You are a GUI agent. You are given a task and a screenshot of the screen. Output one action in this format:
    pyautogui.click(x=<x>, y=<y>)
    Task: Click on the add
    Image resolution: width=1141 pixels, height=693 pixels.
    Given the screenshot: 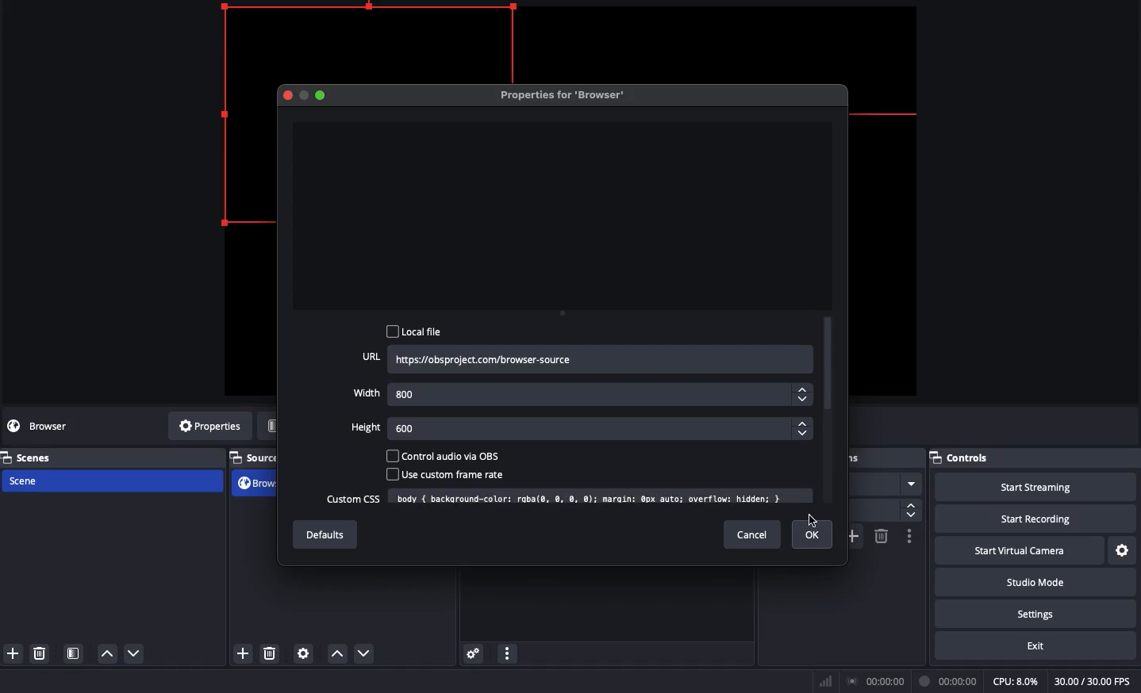 What is the action you would take?
    pyautogui.click(x=243, y=653)
    